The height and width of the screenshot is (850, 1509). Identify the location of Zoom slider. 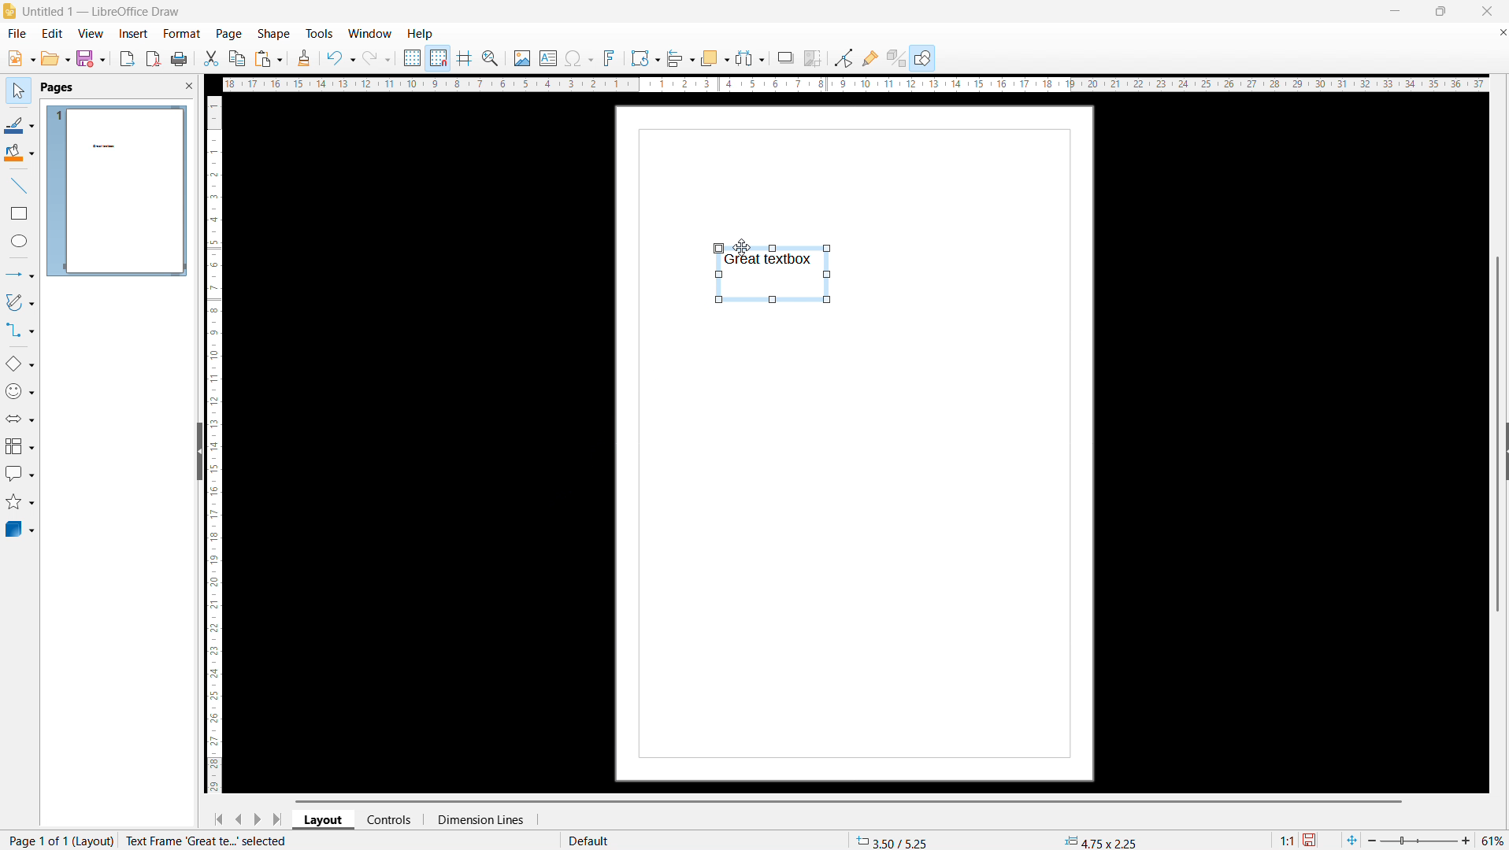
(1421, 841).